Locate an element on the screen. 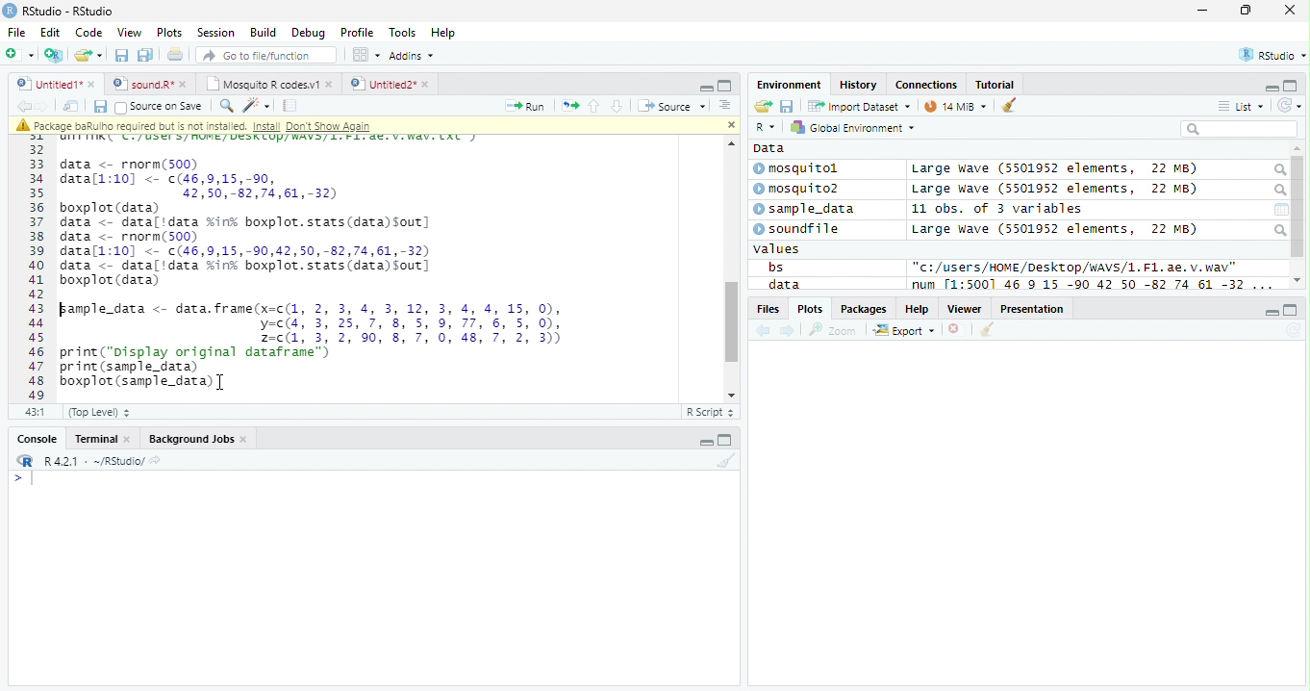 The width and height of the screenshot is (1310, 691). Refresh is located at coordinates (1290, 106).